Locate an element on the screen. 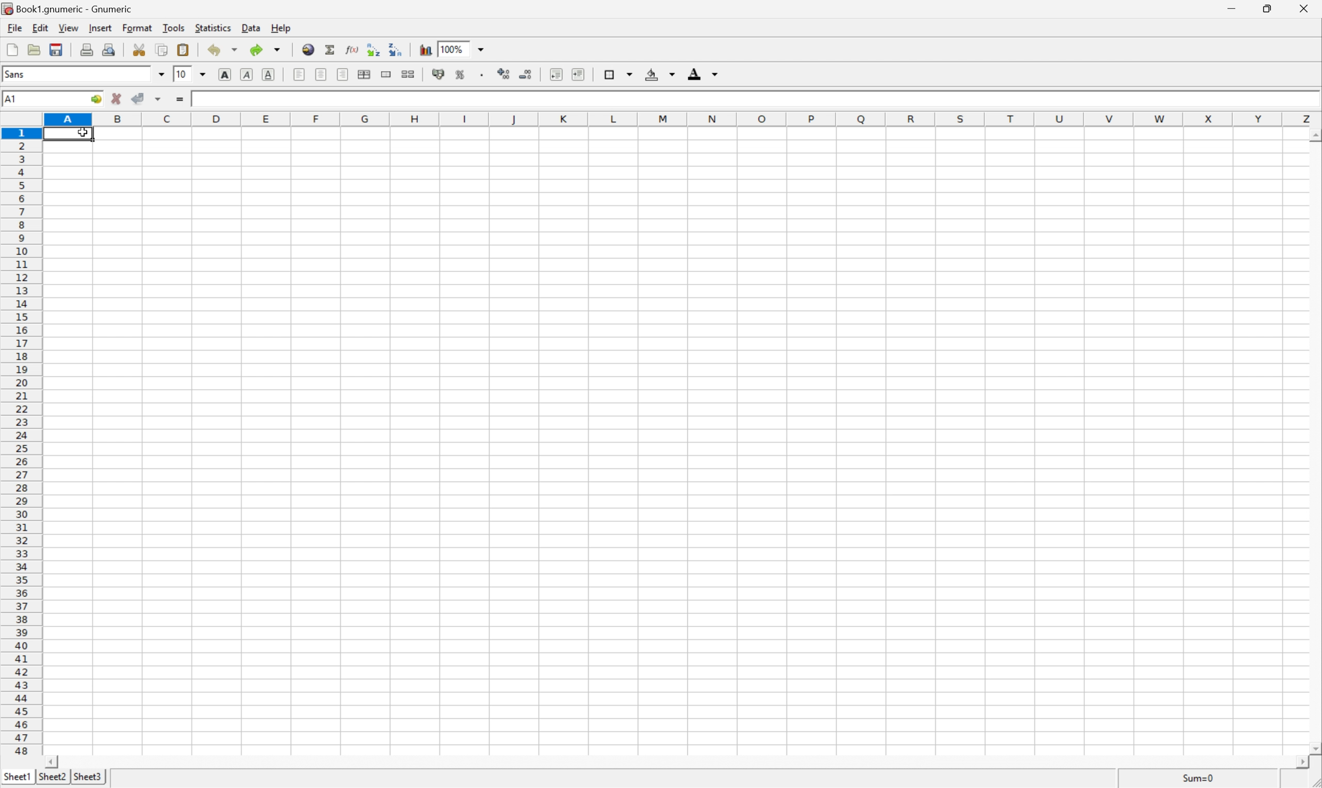  data is located at coordinates (249, 29).